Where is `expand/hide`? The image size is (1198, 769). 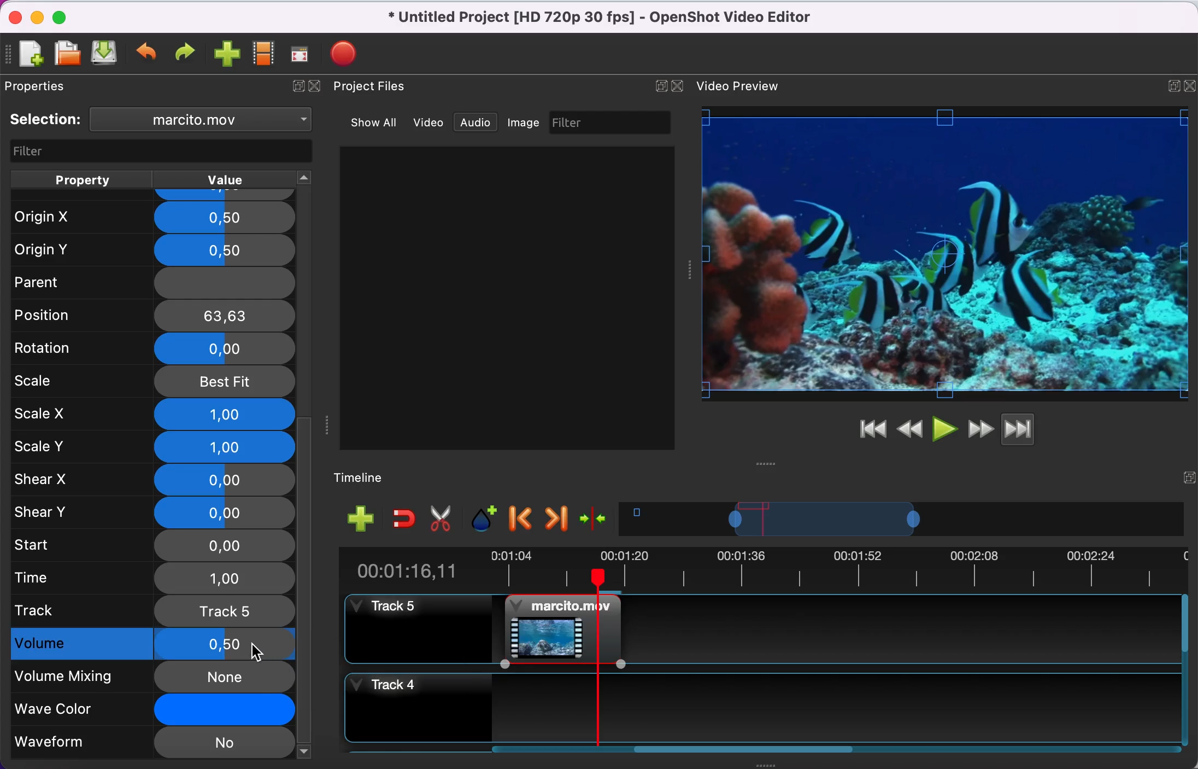 expand/hide is located at coordinates (658, 85).